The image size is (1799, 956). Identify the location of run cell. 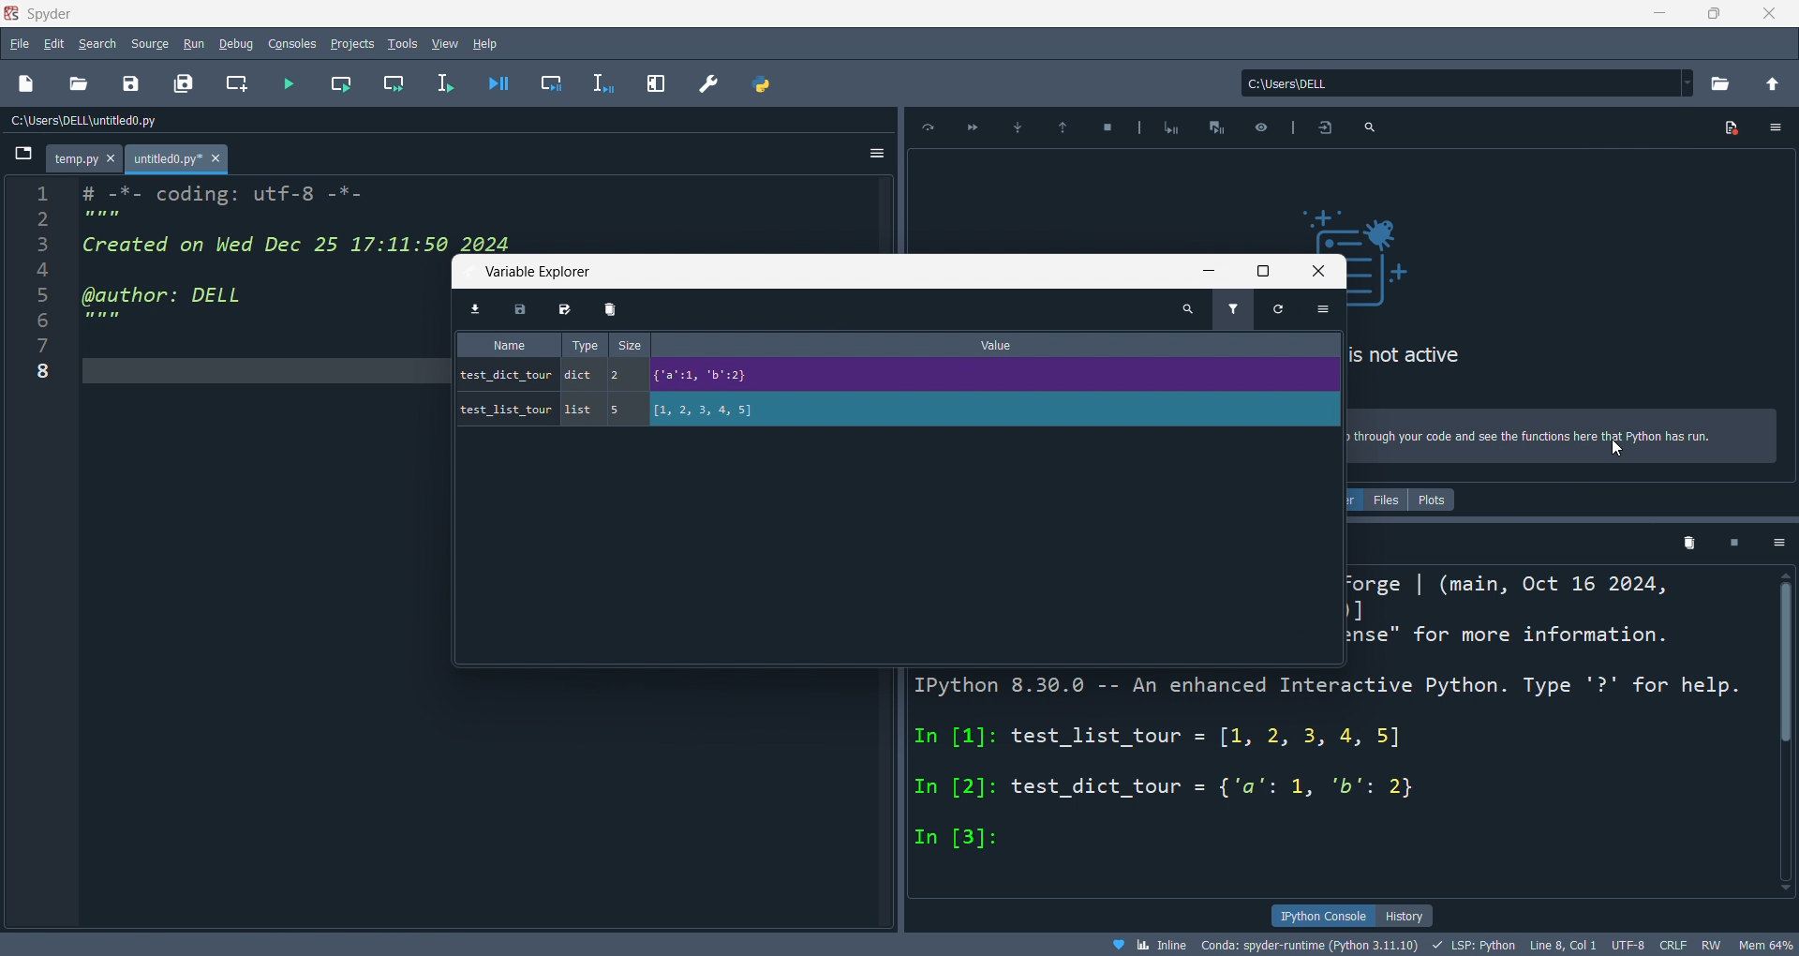
(342, 84).